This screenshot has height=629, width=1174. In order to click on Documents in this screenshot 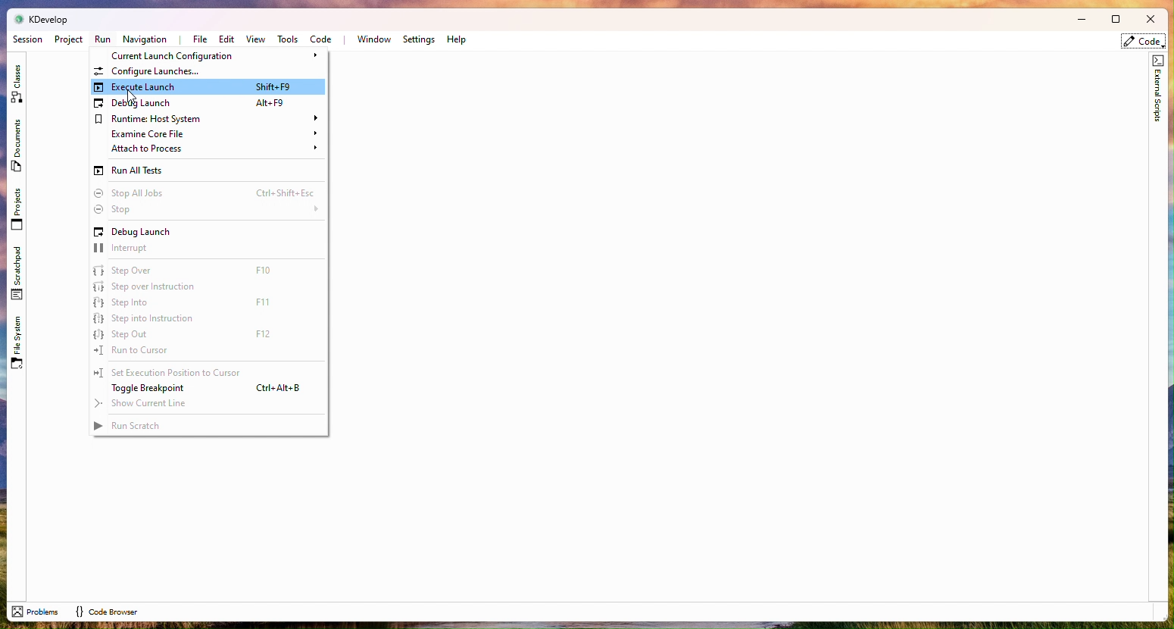, I will do `click(15, 146)`.